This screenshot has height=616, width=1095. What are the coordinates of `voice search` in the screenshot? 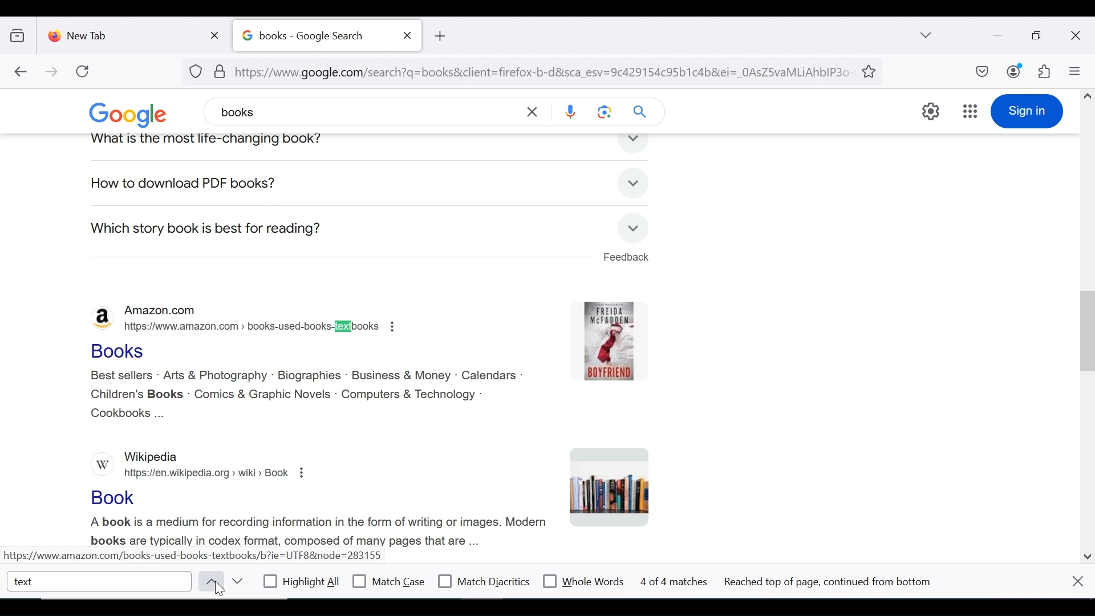 It's located at (570, 113).